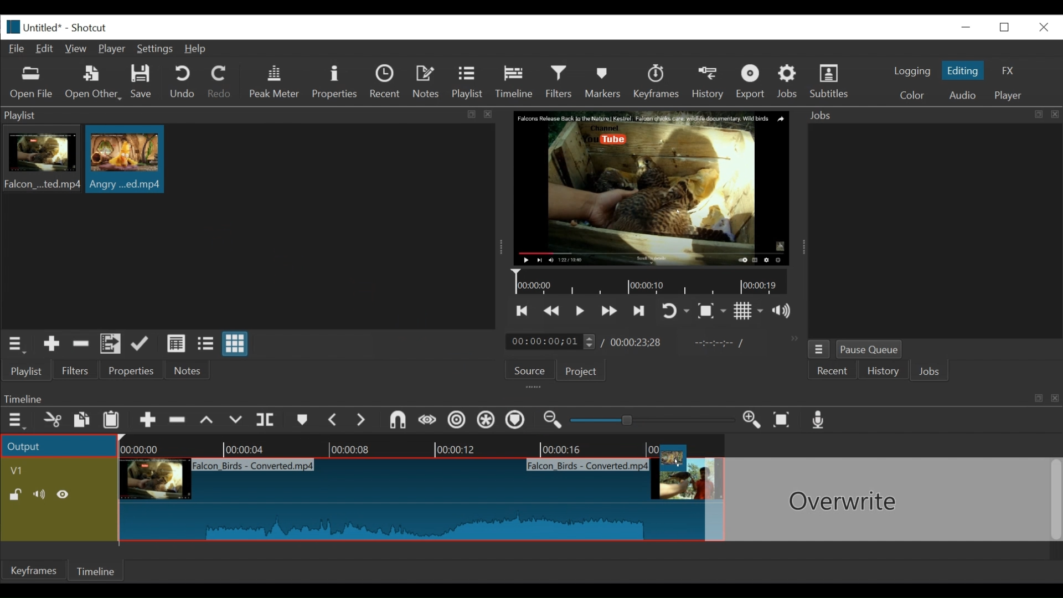 This screenshot has height=598, width=1063. I want to click on File, so click(19, 49).